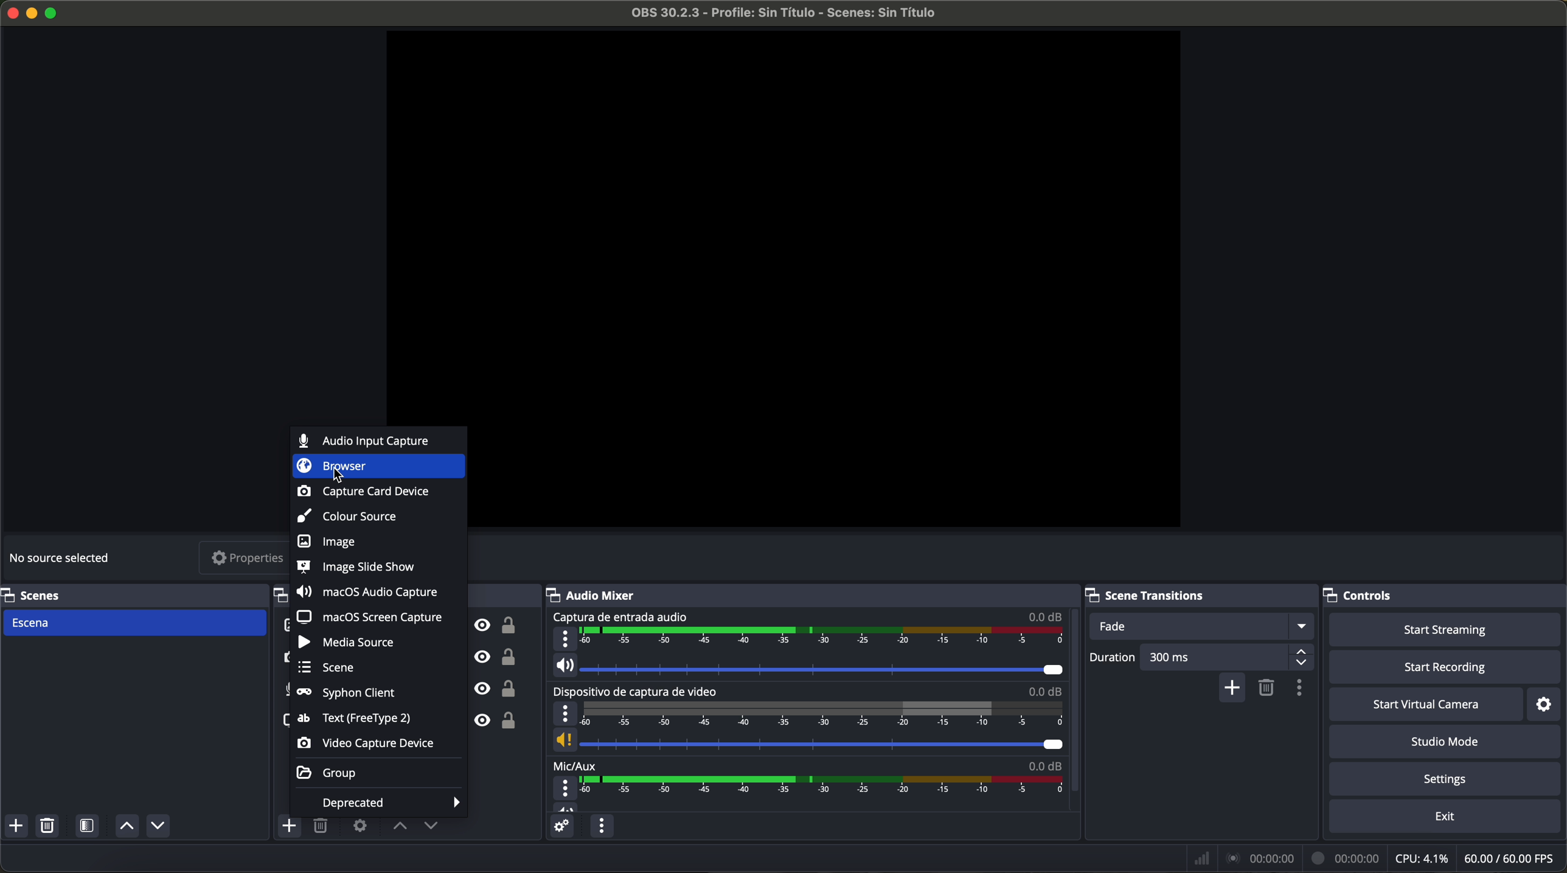 This screenshot has width=1567, height=873. What do you see at coordinates (347, 517) in the screenshot?
I see `colour source` at bounding box center [347, 517].